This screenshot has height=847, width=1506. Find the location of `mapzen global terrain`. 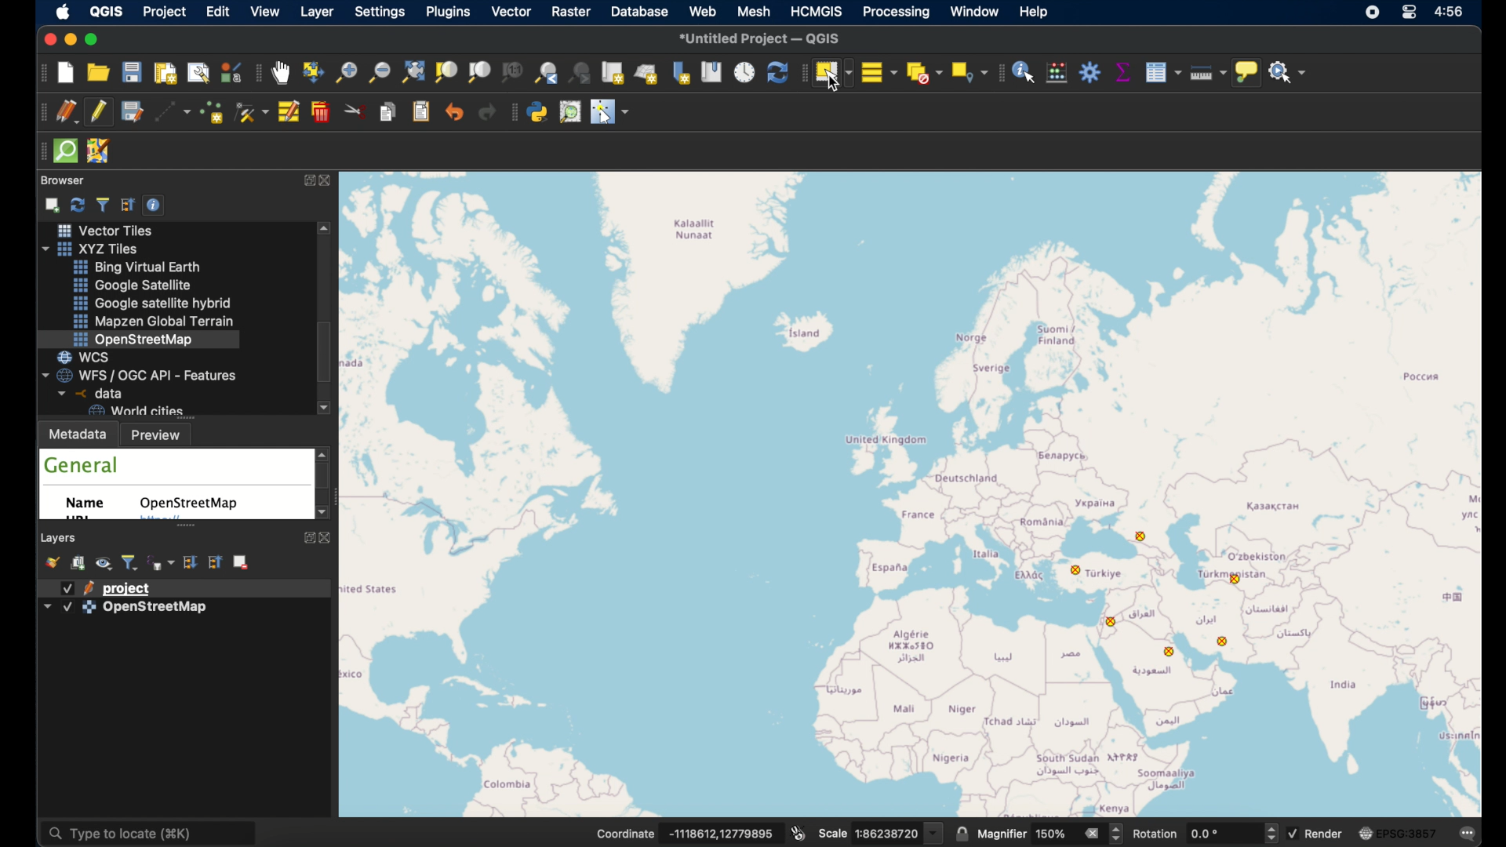

mapzen global terrain is located at coordinates (156, 322).